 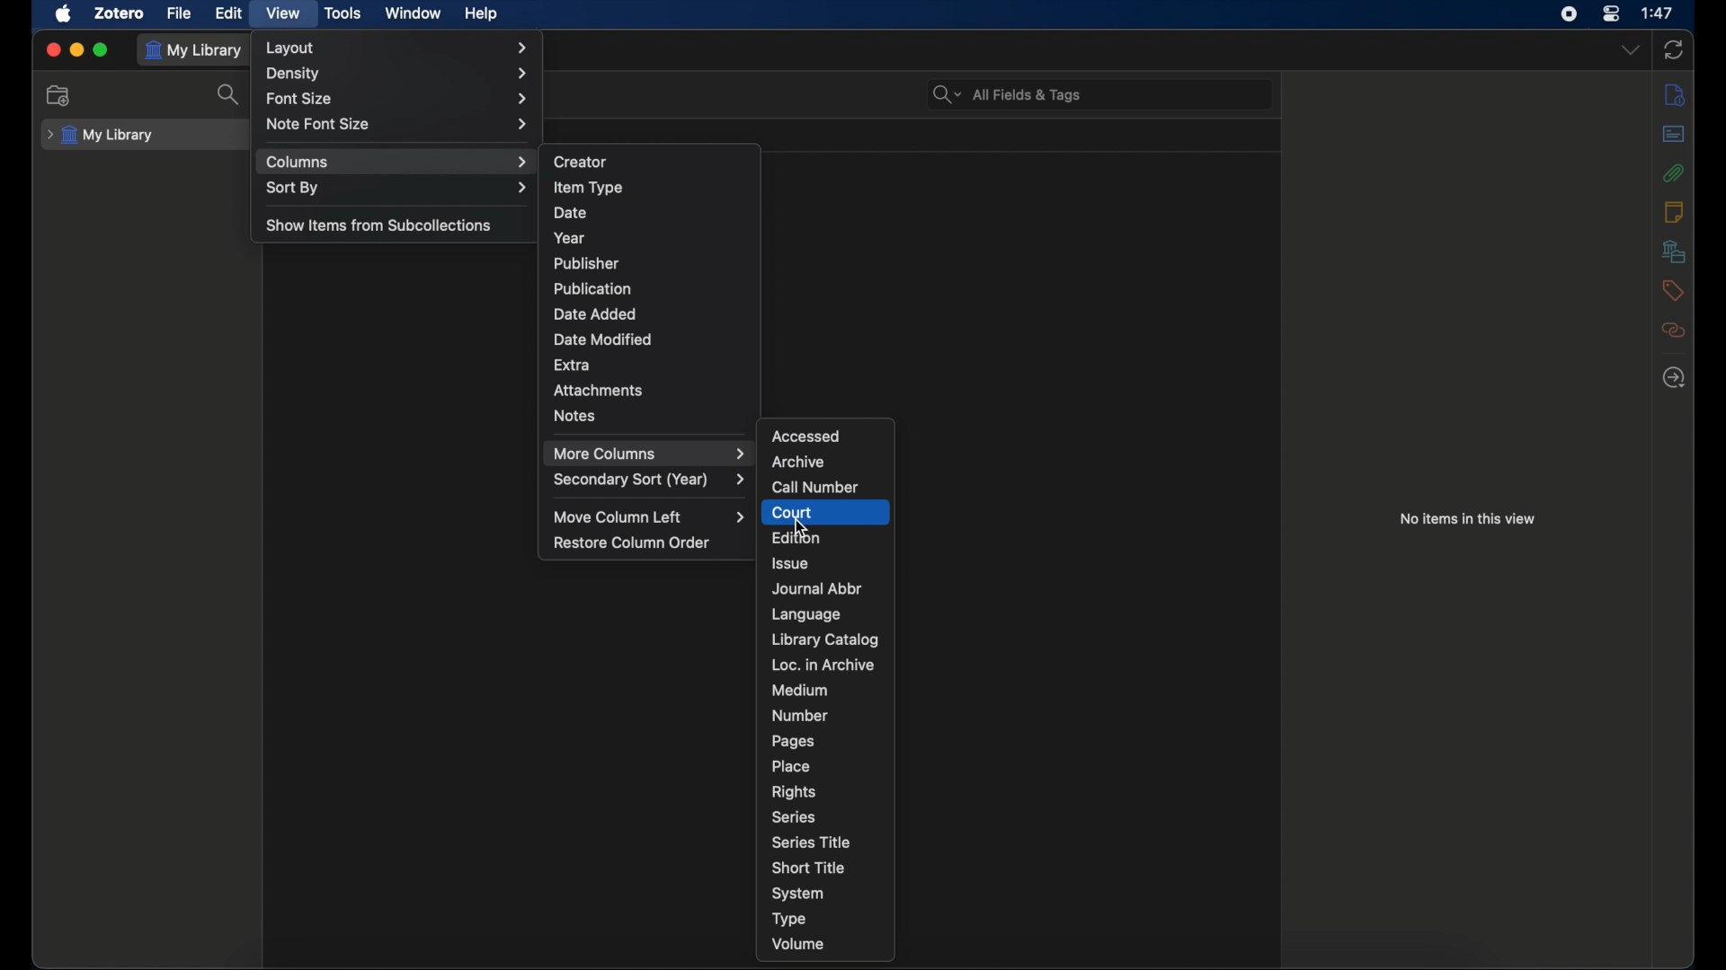 I want to click on place, so click(x=792, y=766).